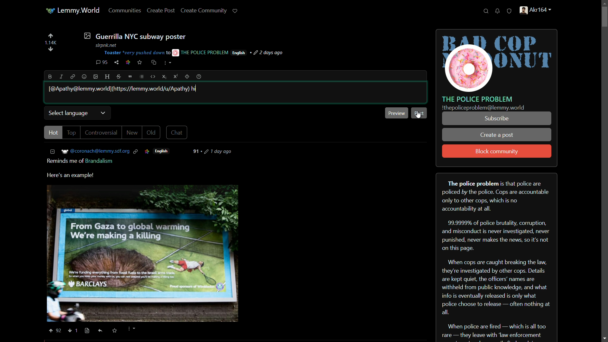 The width and height of the screenshot is (608, 342). What do you see at coordinates (142, 77) in the screenshot?
I see `list` at bounding box center [142, 77].